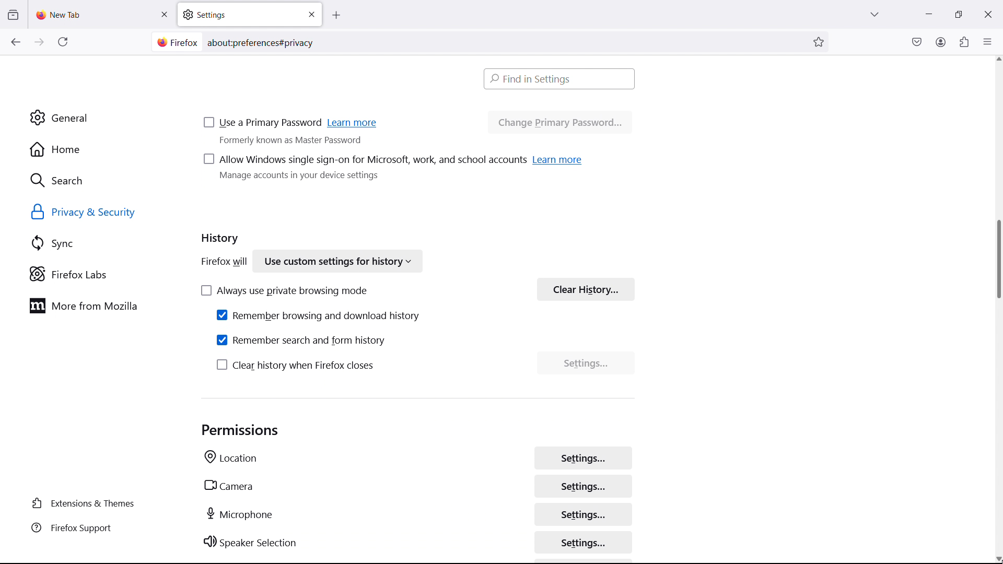 This screenshot has height=564, width=1003. I want to click on speaker selection permission settings, so click(585, 540).